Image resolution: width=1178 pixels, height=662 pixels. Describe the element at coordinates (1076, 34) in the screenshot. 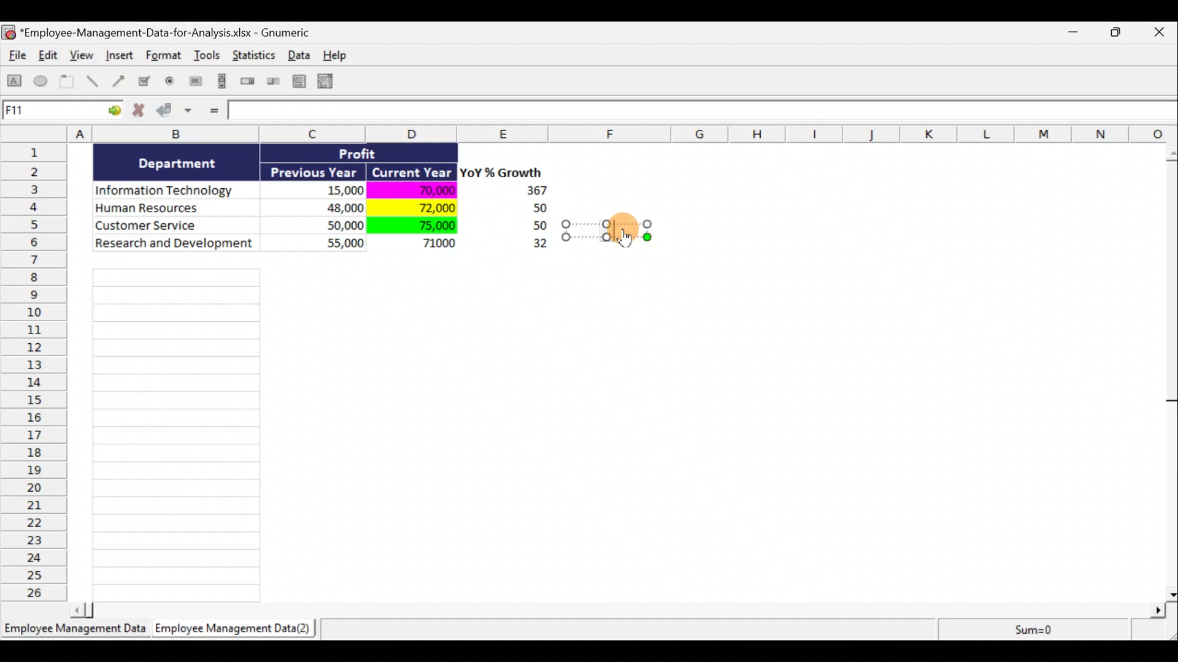

I see `Minimise` at that location.